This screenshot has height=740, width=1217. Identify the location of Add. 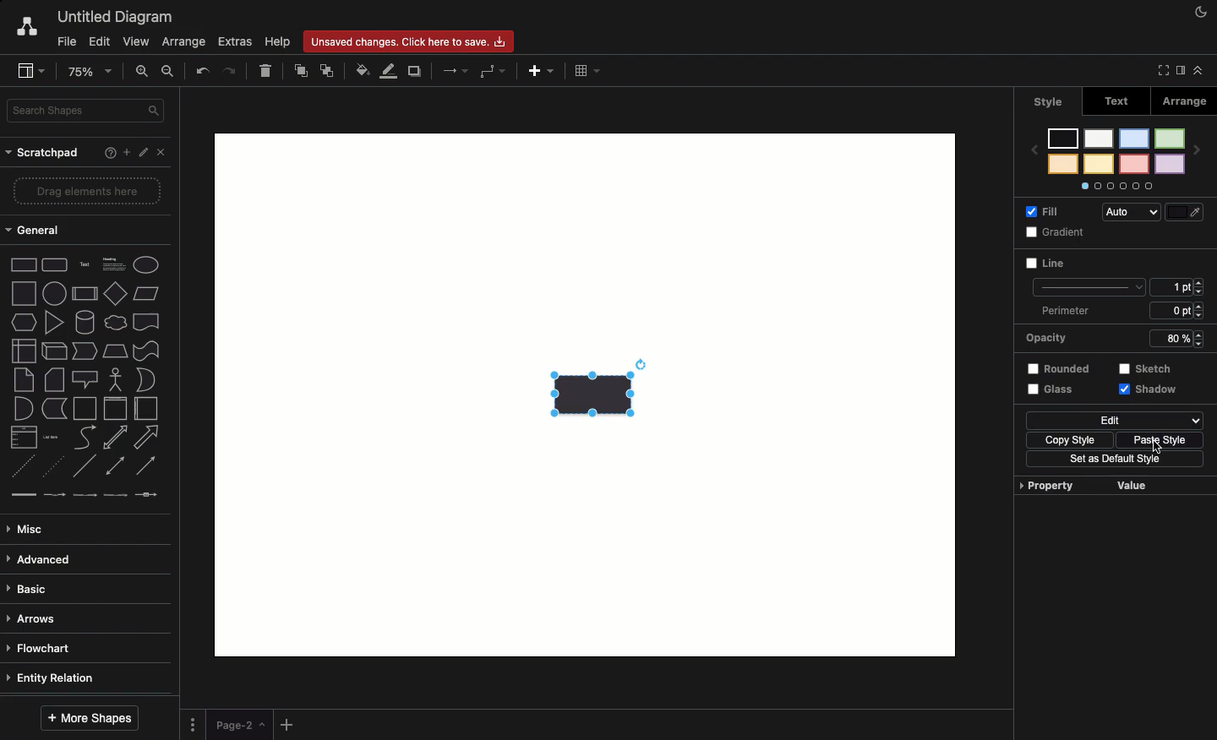
(543, 72).